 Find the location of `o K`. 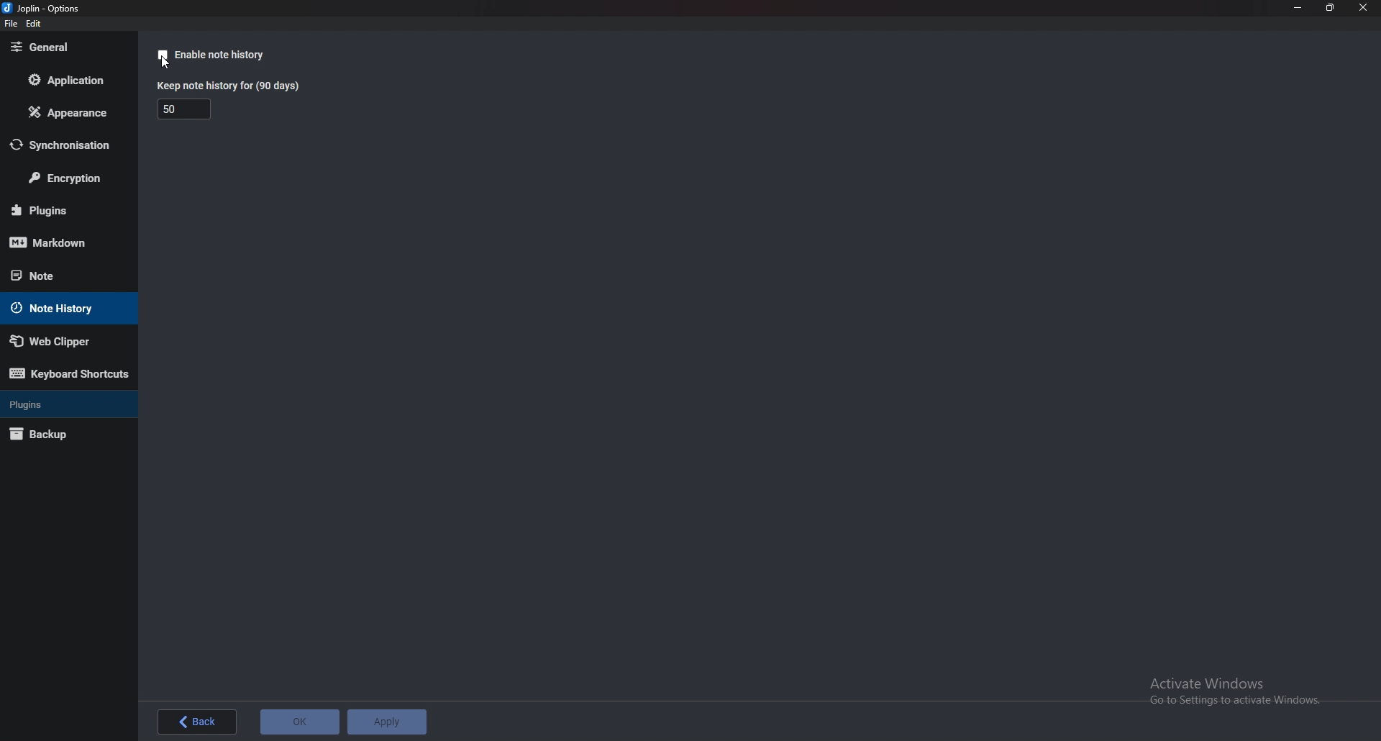

o K is located at coordinates (301, 721).